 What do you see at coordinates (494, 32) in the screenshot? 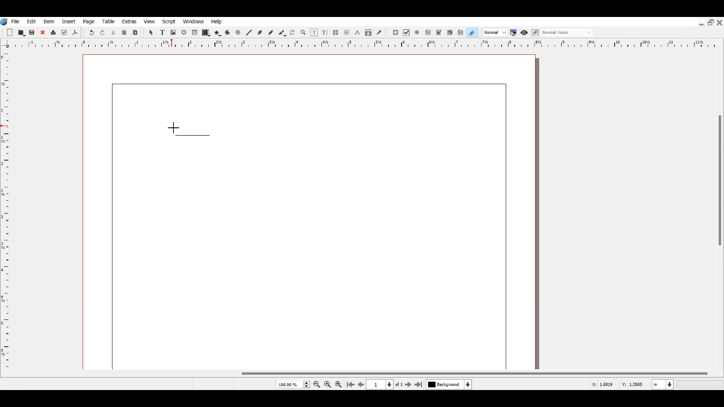
I see `Select the image preview quality` at bounding box center [494, 32].